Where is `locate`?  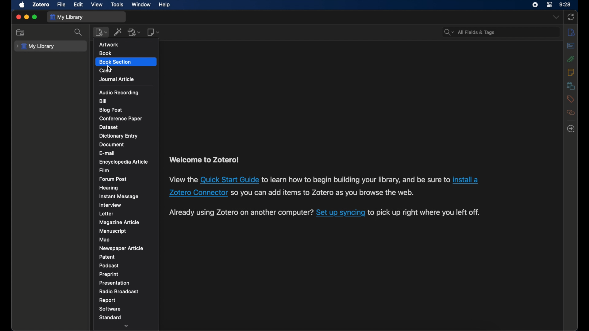
locate is located at coordinates (571, 128).